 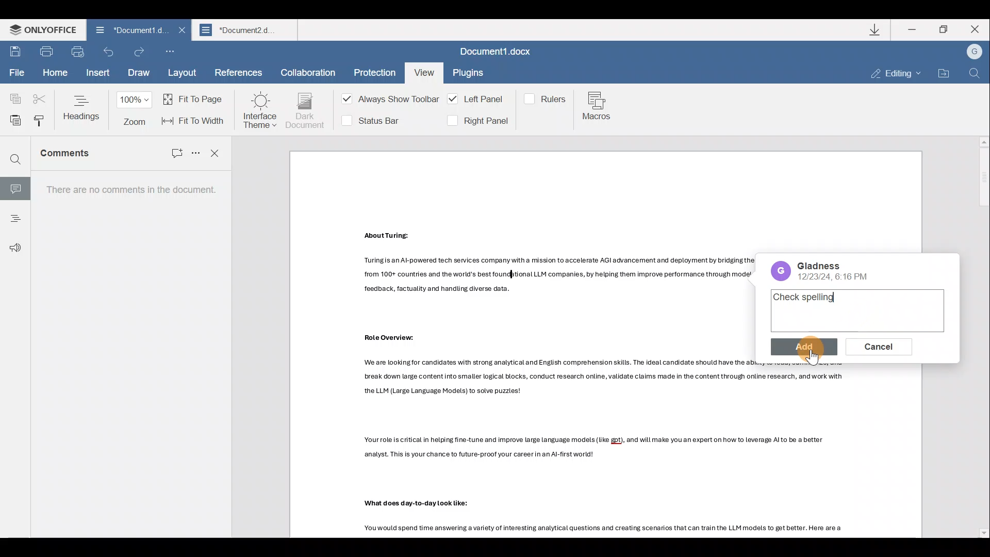 What do you see at coordinates (876, 29) in the screenshot?
I see `Downloads` at bounding box center [876, 29].